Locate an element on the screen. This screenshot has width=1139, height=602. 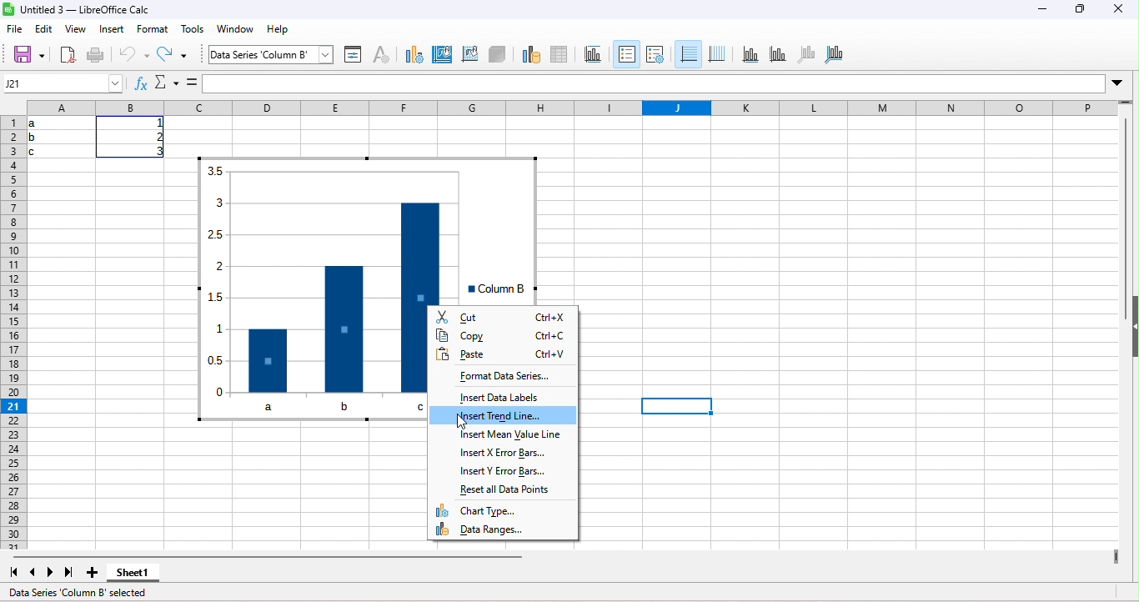
copy is located at coordinates (506, 336).